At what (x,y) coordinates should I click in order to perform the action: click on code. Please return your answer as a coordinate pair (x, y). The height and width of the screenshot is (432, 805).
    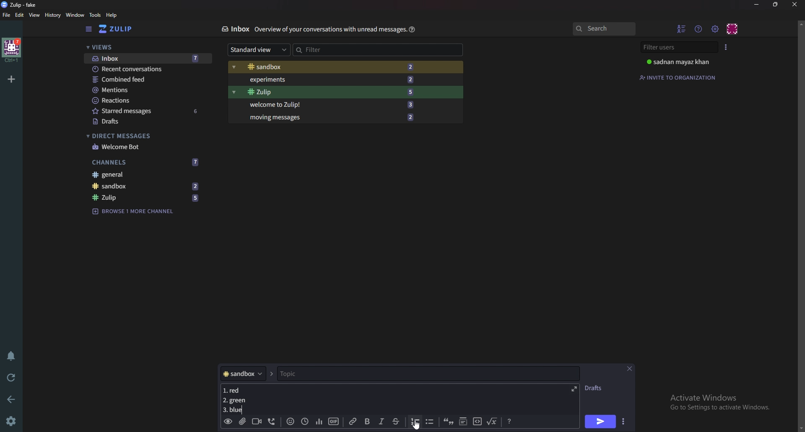
    Looking at the image, I should click on (477, 422).